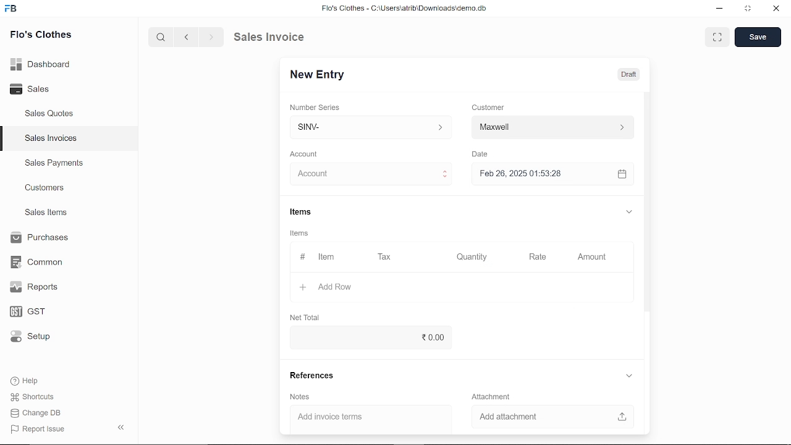 The image size is (791, 445). What do you see at coordinates (758, 37) in the screenshot?
I see `save` at bounding box center [758, 37].